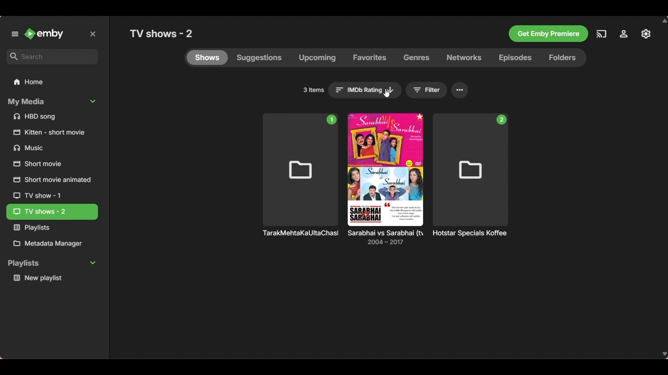  What do you see at coordinates (51, 244) in the screenshot?
I see `Metadata Manager` at bounding box center [51, 244].